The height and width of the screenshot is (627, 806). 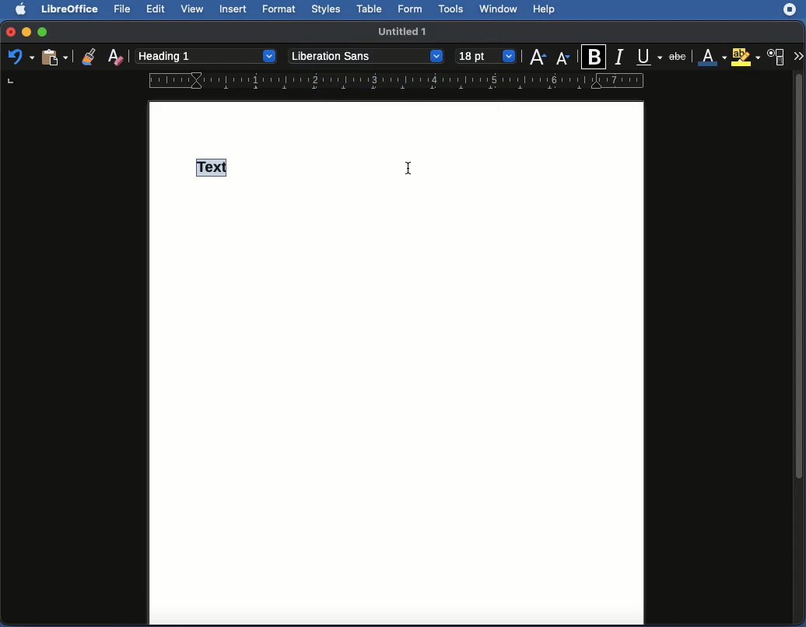 I want to click on Apple logo, so click(x=25, y=10).